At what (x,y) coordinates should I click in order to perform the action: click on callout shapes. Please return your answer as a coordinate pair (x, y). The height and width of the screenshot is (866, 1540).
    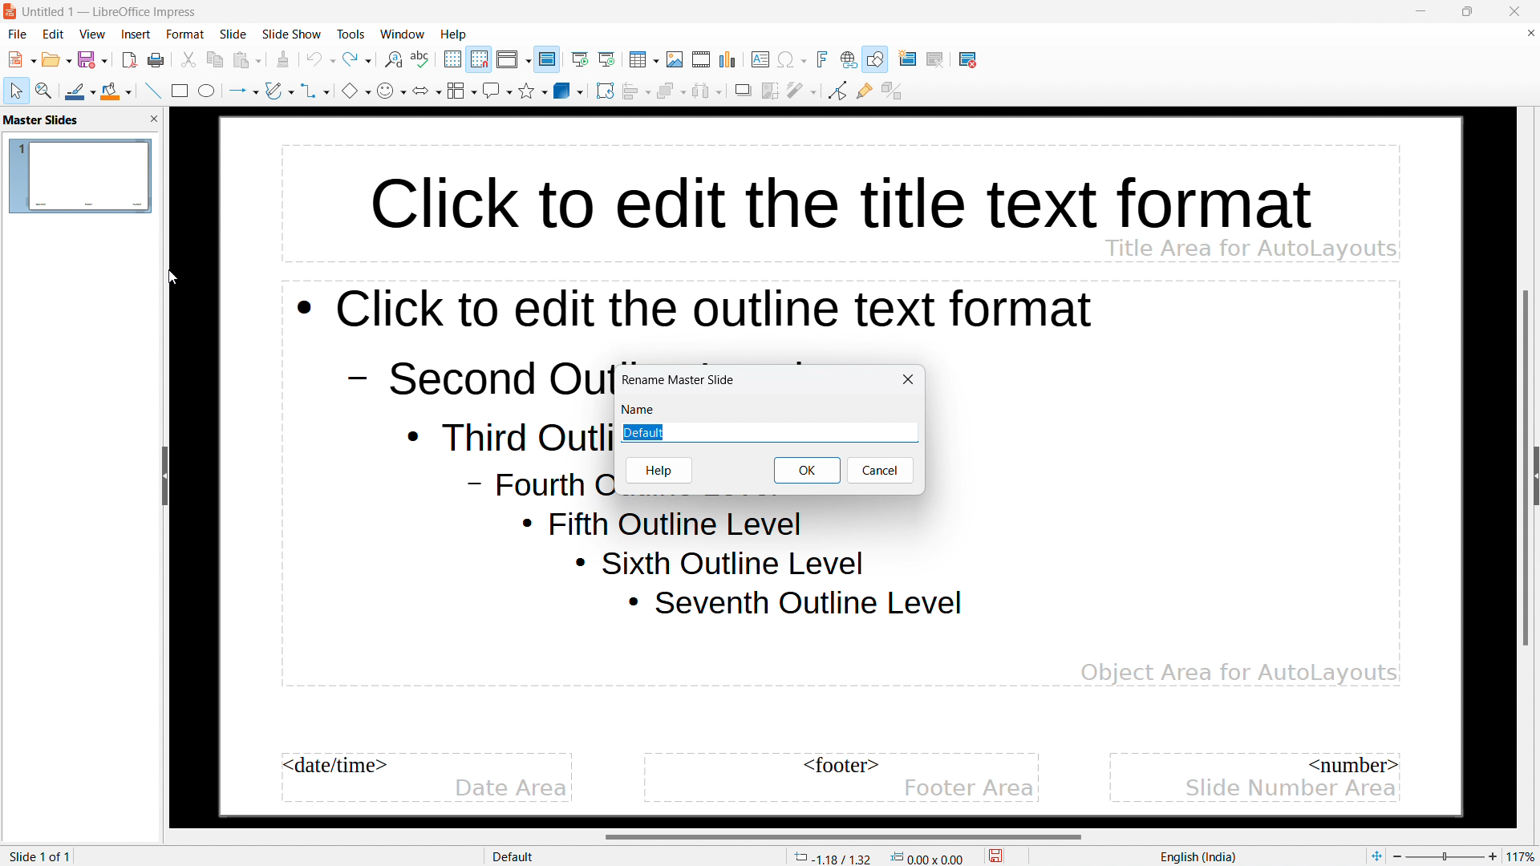
    Looking at the image, I should click on (497, 91).